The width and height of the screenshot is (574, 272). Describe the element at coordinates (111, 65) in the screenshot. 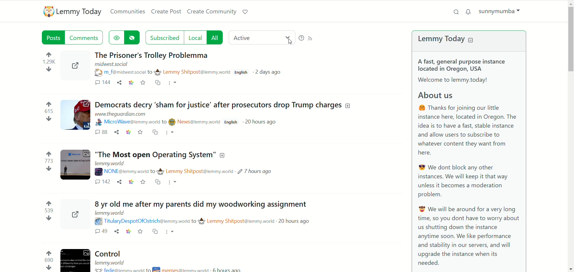

I see `‘midwest.social (link)` at that location.